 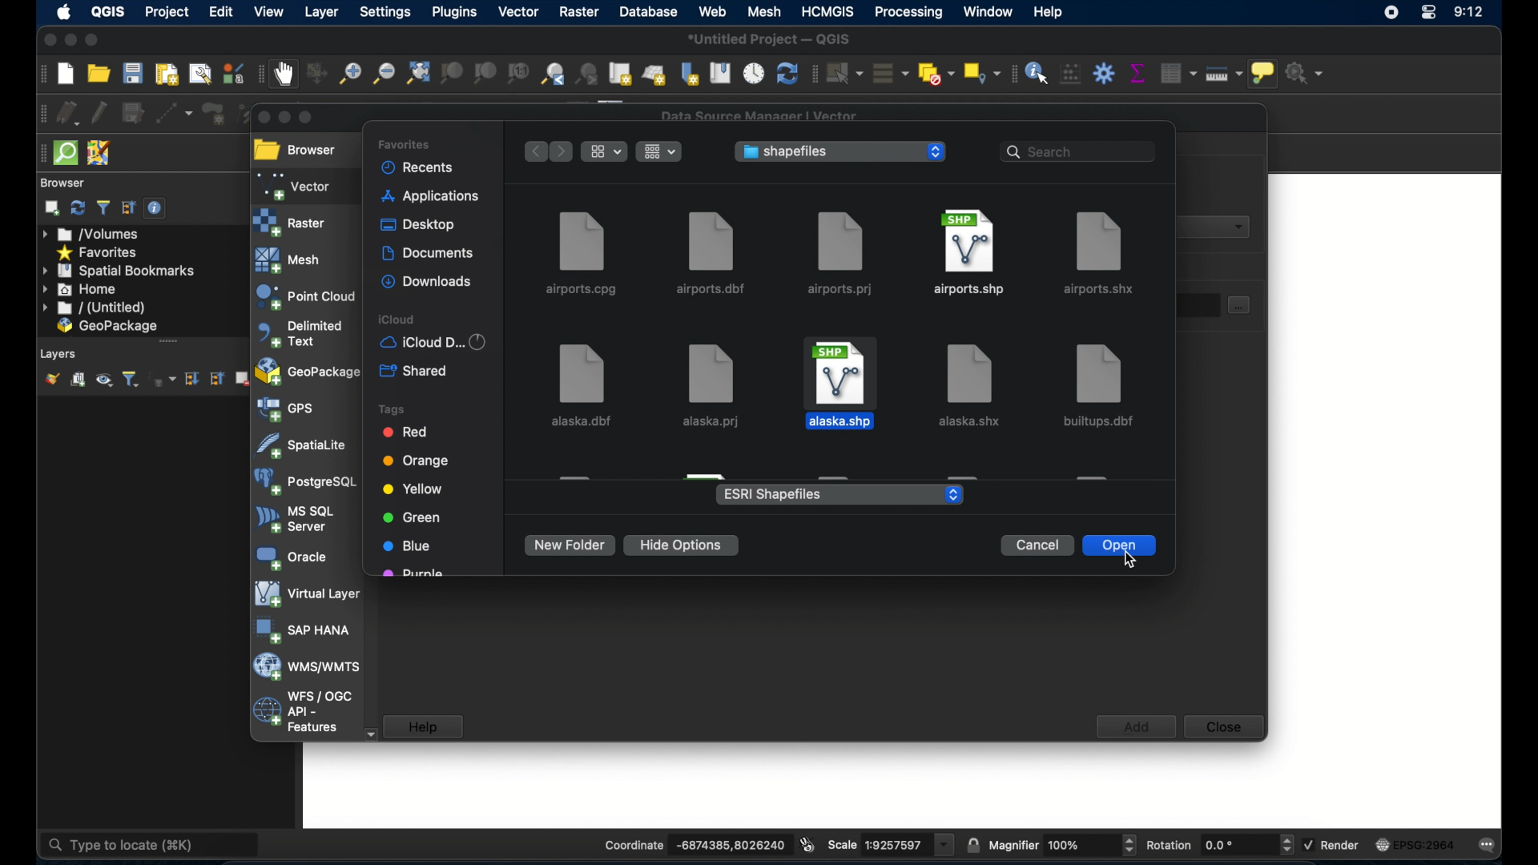 I want to click on red, so click(x=405, y=432).